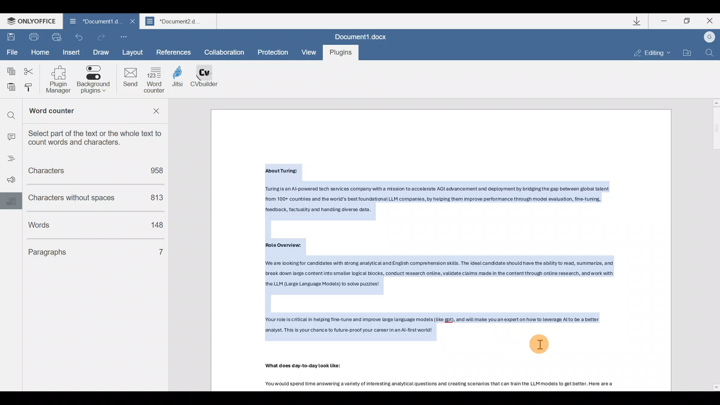 This screenshot has height=405, width=720. Describe the element at coordinates (75, 173) in the screenshot. I see `Characters count` at that location.